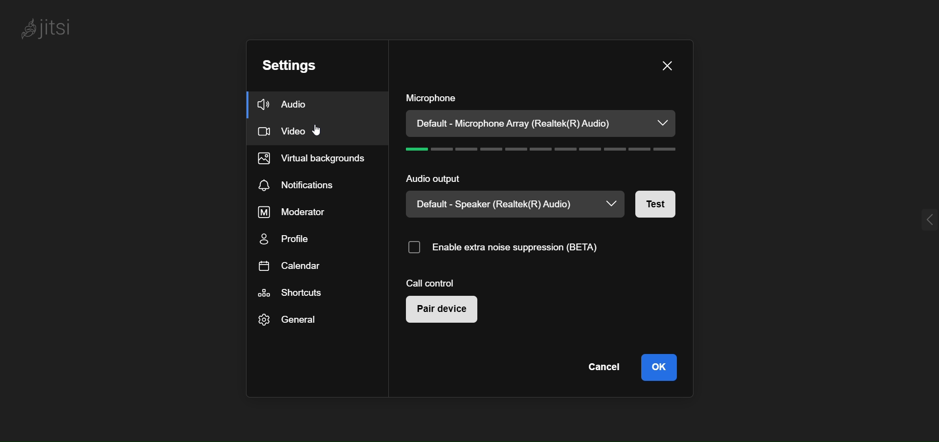  Describe the element at coordinates (294, 64) in the screenshot. I see `setting` at that location.